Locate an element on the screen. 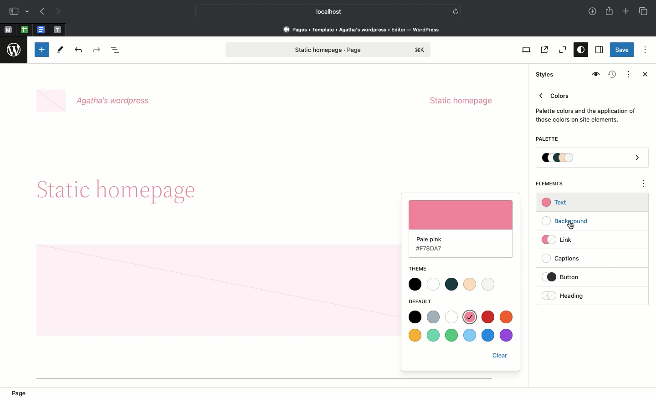 Image resolution: width=656 pixels, height=398 pixels. Toggle blocker is located at coordinates (42, 50).